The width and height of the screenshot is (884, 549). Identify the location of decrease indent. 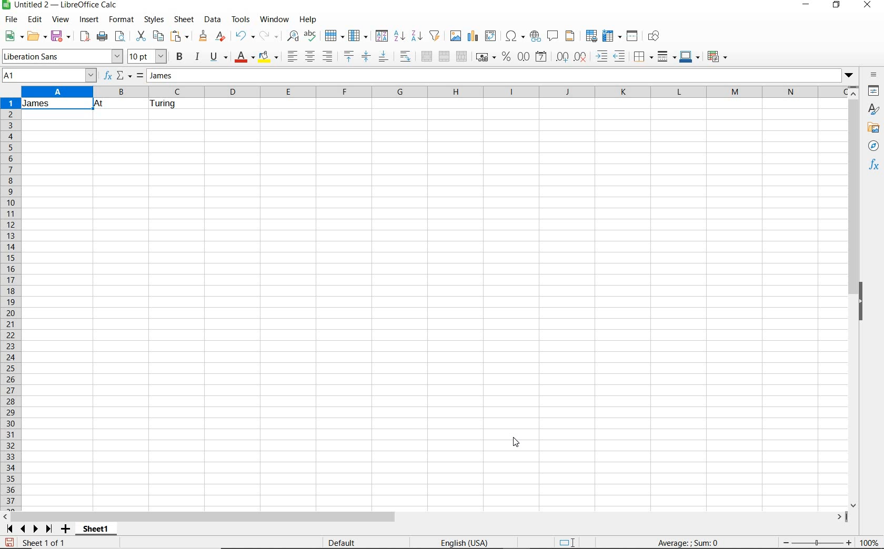
(621, 56).